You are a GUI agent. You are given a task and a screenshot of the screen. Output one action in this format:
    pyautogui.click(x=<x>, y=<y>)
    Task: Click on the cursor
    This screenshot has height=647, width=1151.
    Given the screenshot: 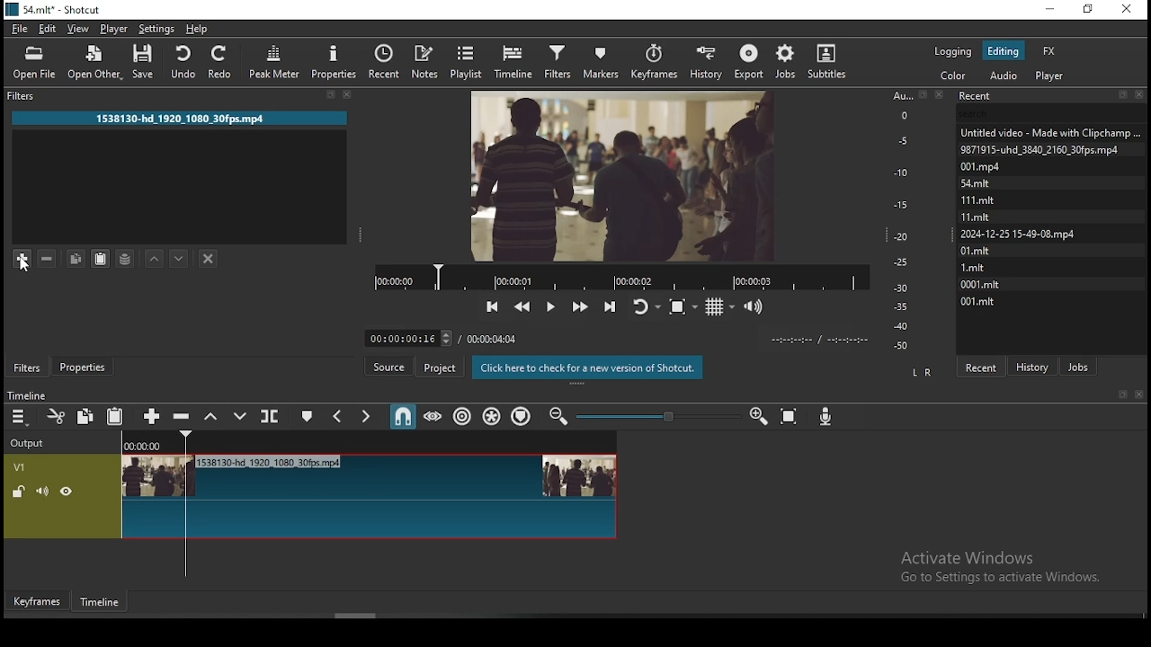 What is the action you would take?
    pyautogui.click(x=31, y=269)
    